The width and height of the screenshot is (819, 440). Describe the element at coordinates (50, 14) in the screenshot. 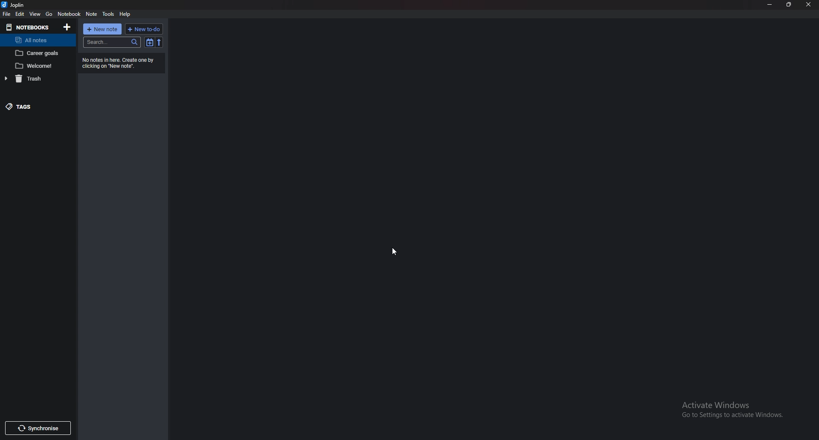

I see `go` at that location.